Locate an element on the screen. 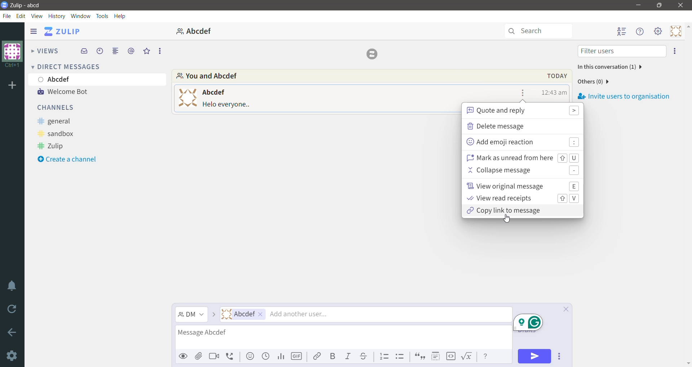  Welcome Bot is located at coordinates (68, 91).